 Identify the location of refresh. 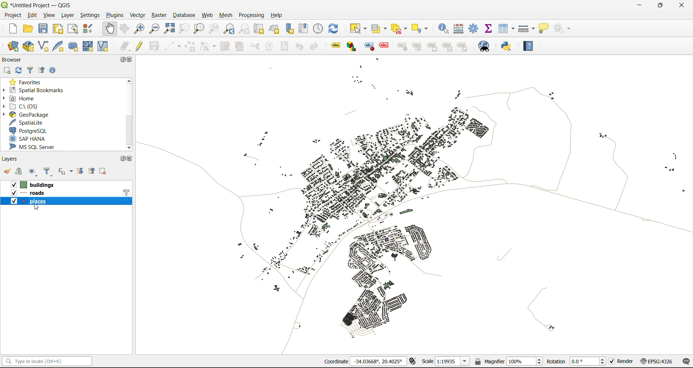
(337, 27).